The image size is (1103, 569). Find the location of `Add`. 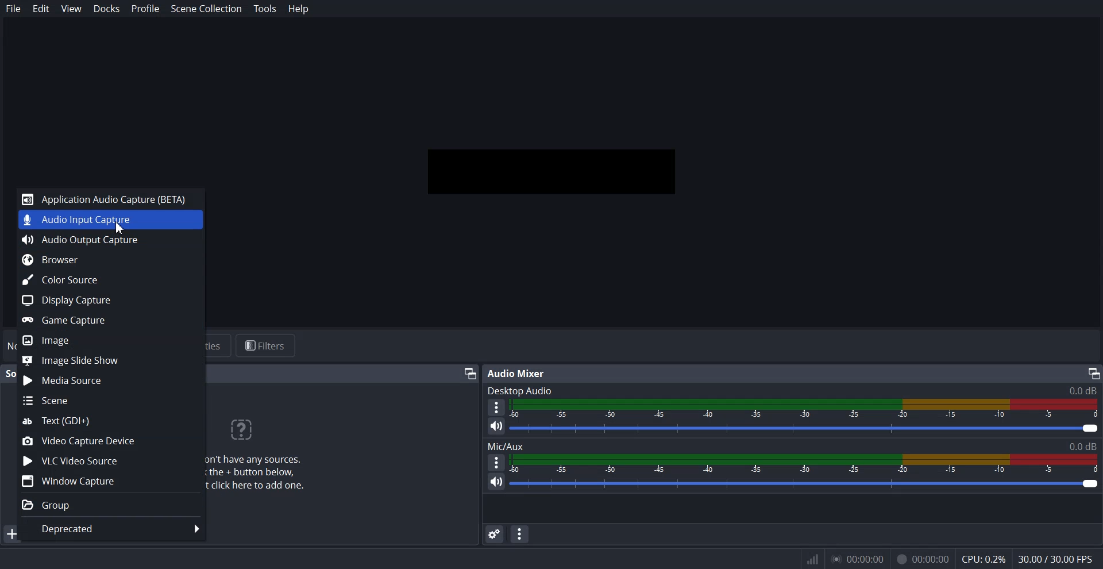

Add is located at coordinates (8, 536).